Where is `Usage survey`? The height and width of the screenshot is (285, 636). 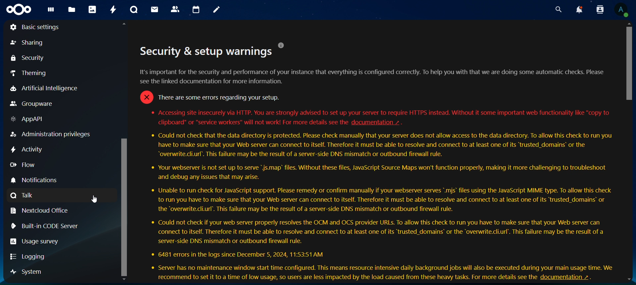 Usage survey is located at coordinates (34, 242).